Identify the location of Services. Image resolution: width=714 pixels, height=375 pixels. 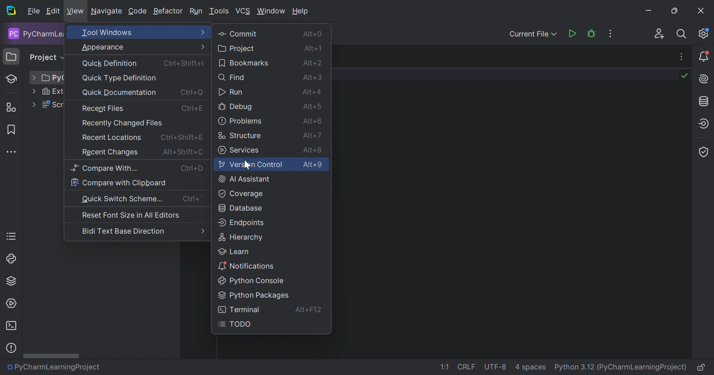
(12, 304).